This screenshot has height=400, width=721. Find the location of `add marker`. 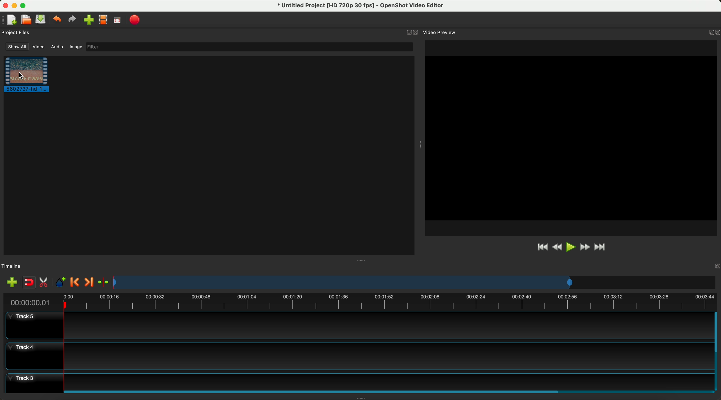

add marker is located at coordinates (61, 283).